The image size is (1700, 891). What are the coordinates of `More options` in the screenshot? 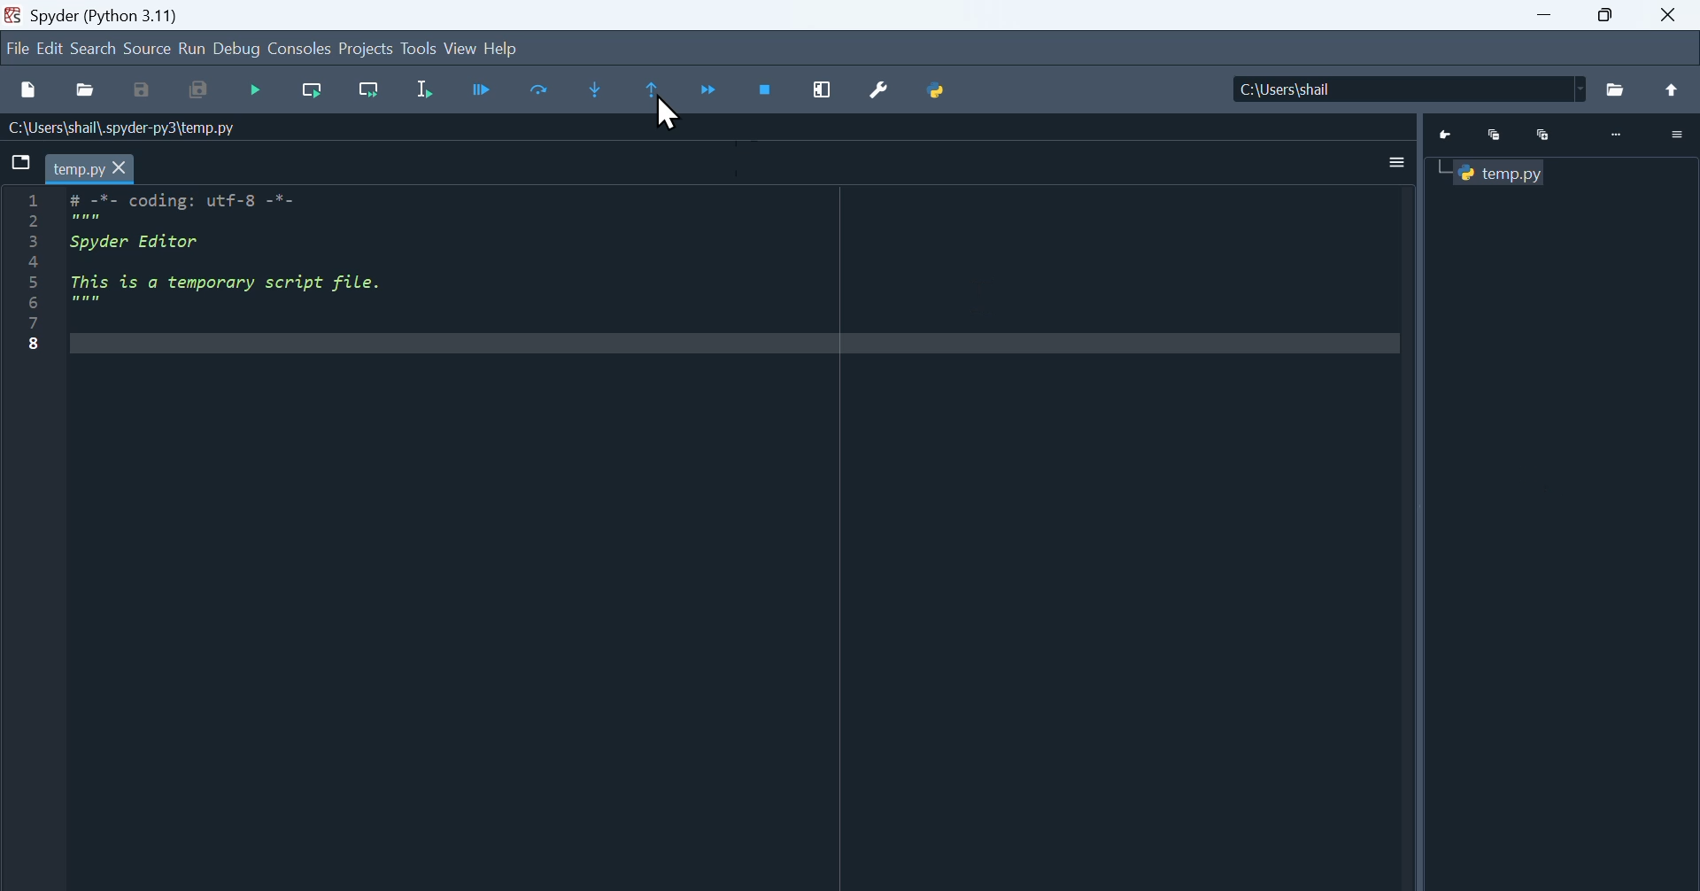 It's located at (1400, 163).